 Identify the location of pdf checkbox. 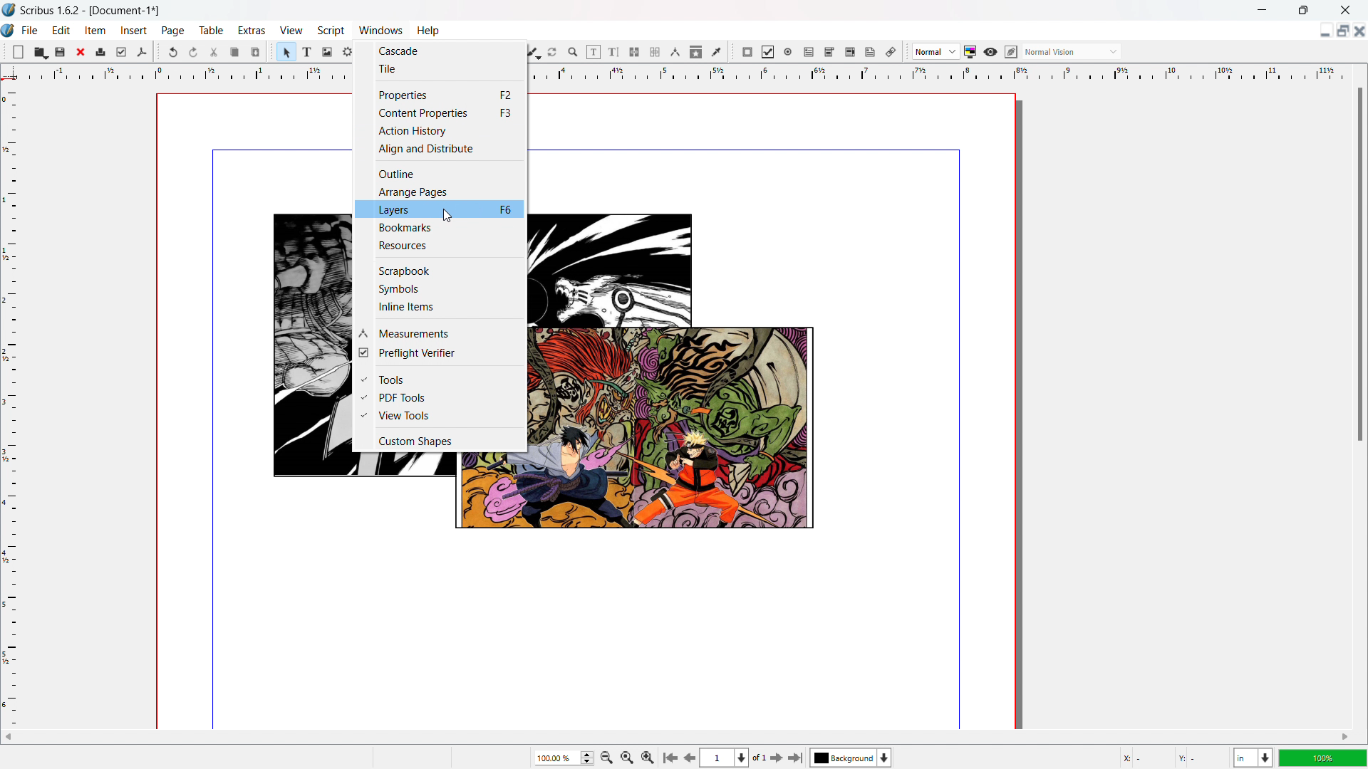
(768, 52).